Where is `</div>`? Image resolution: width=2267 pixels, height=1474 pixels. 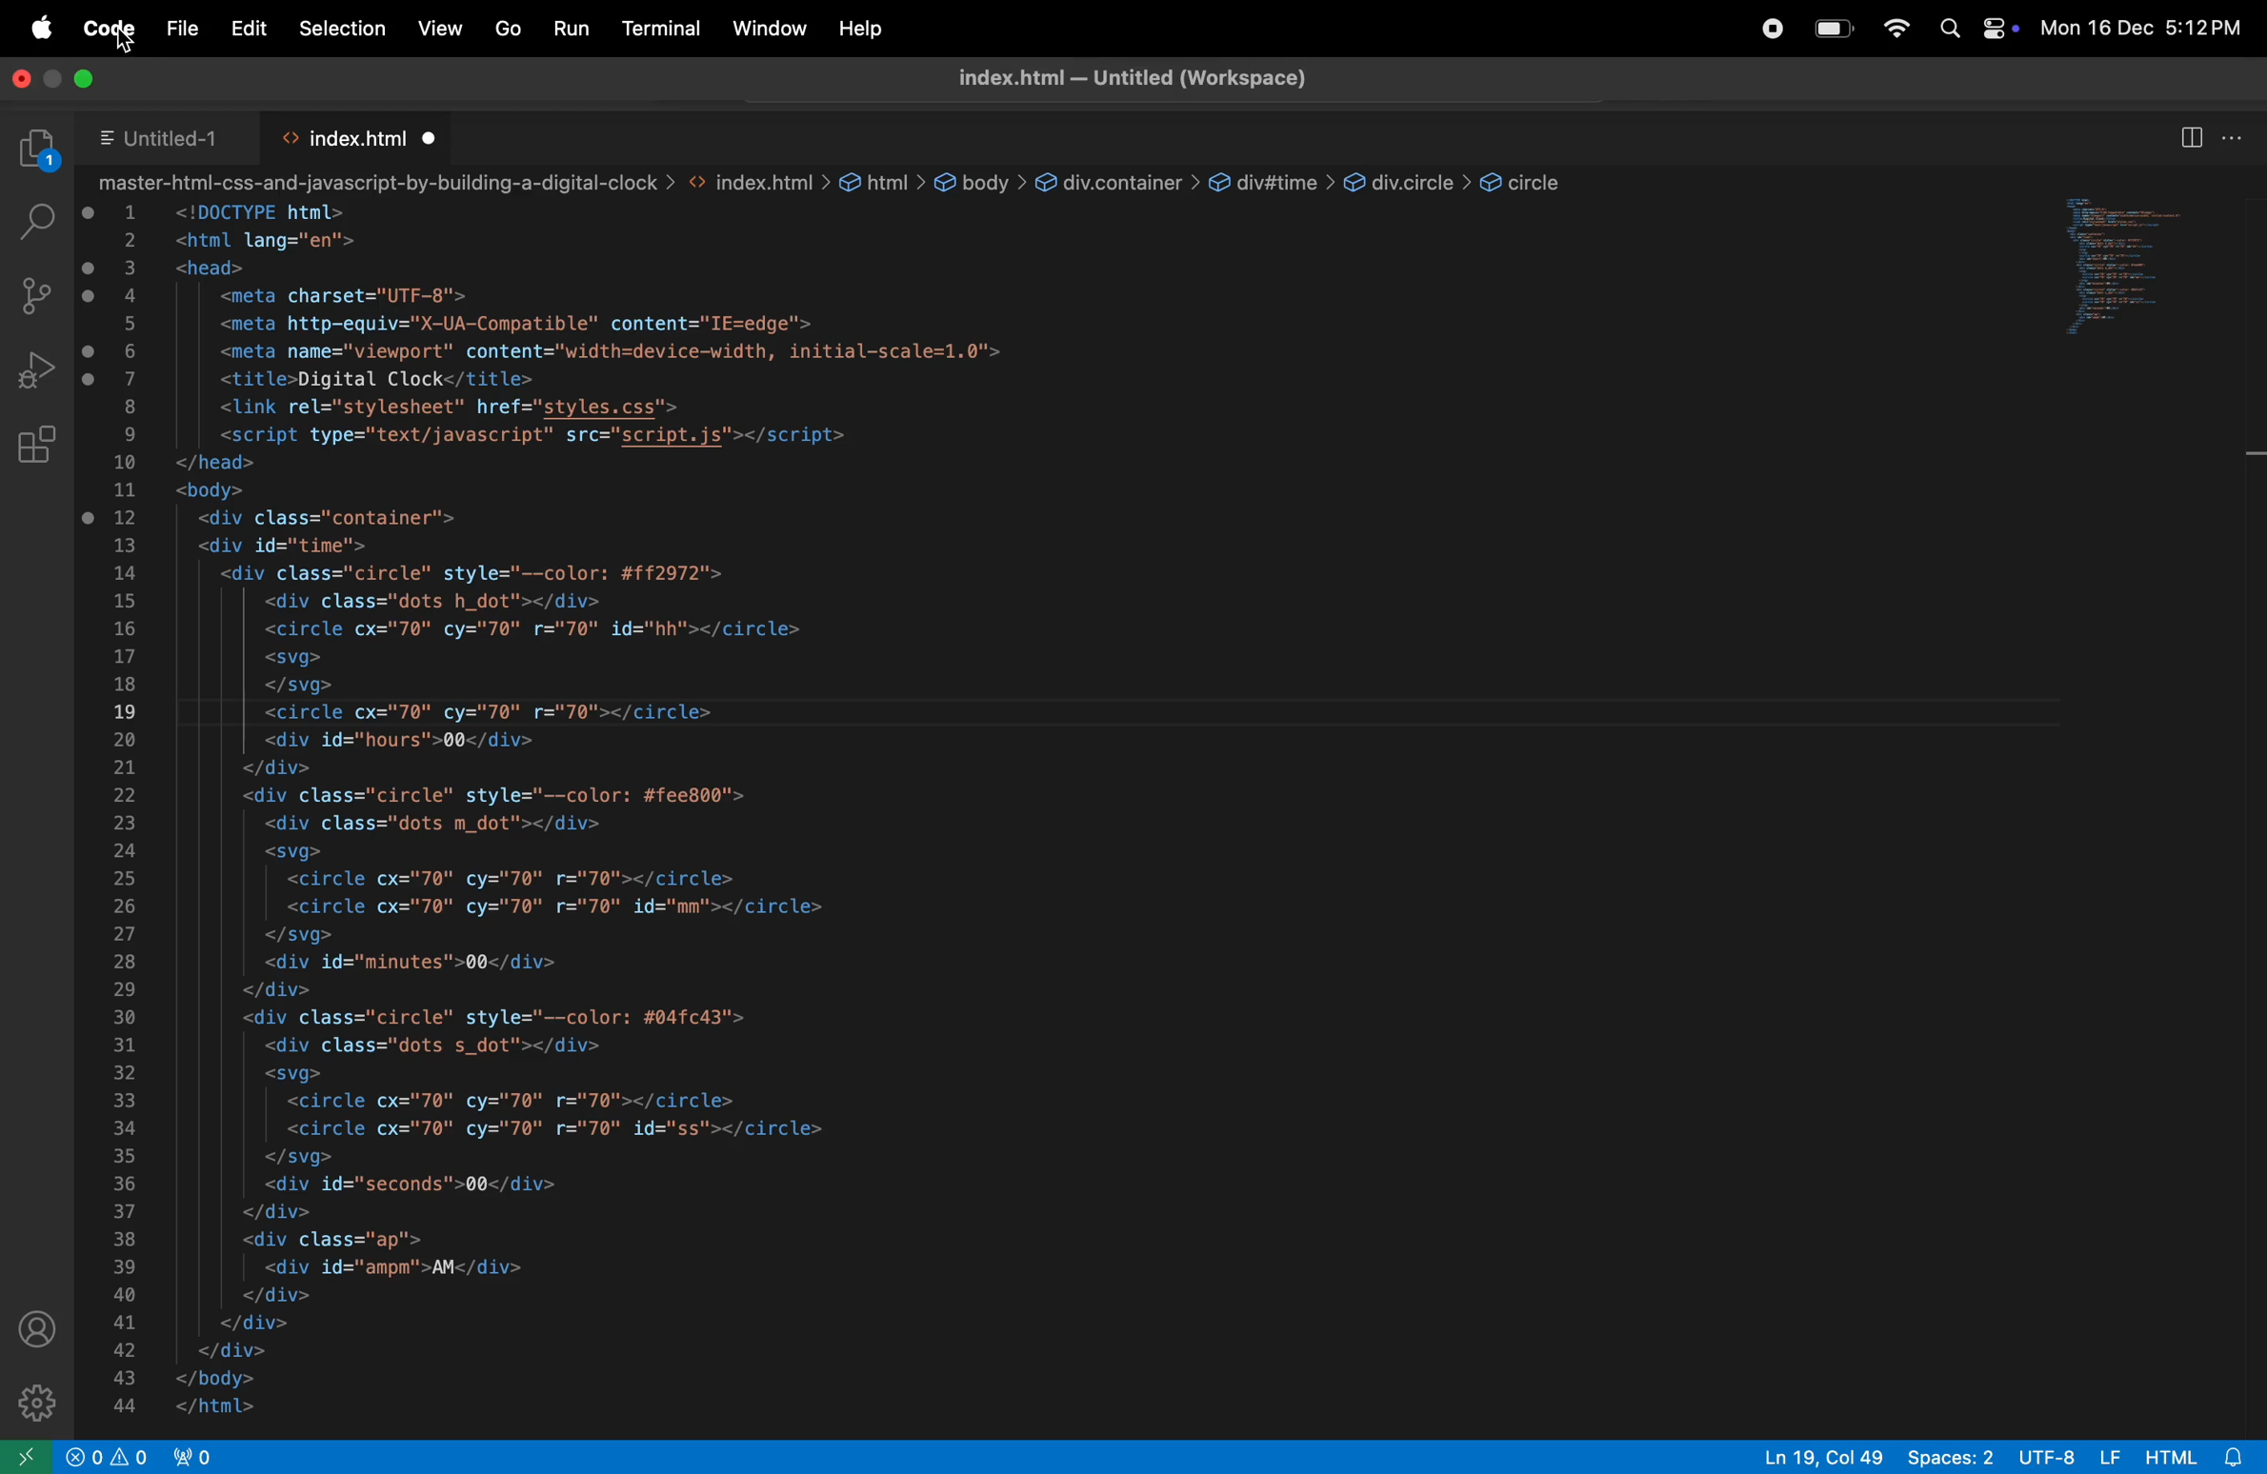 </div> is located at coordinates (247, 1323).